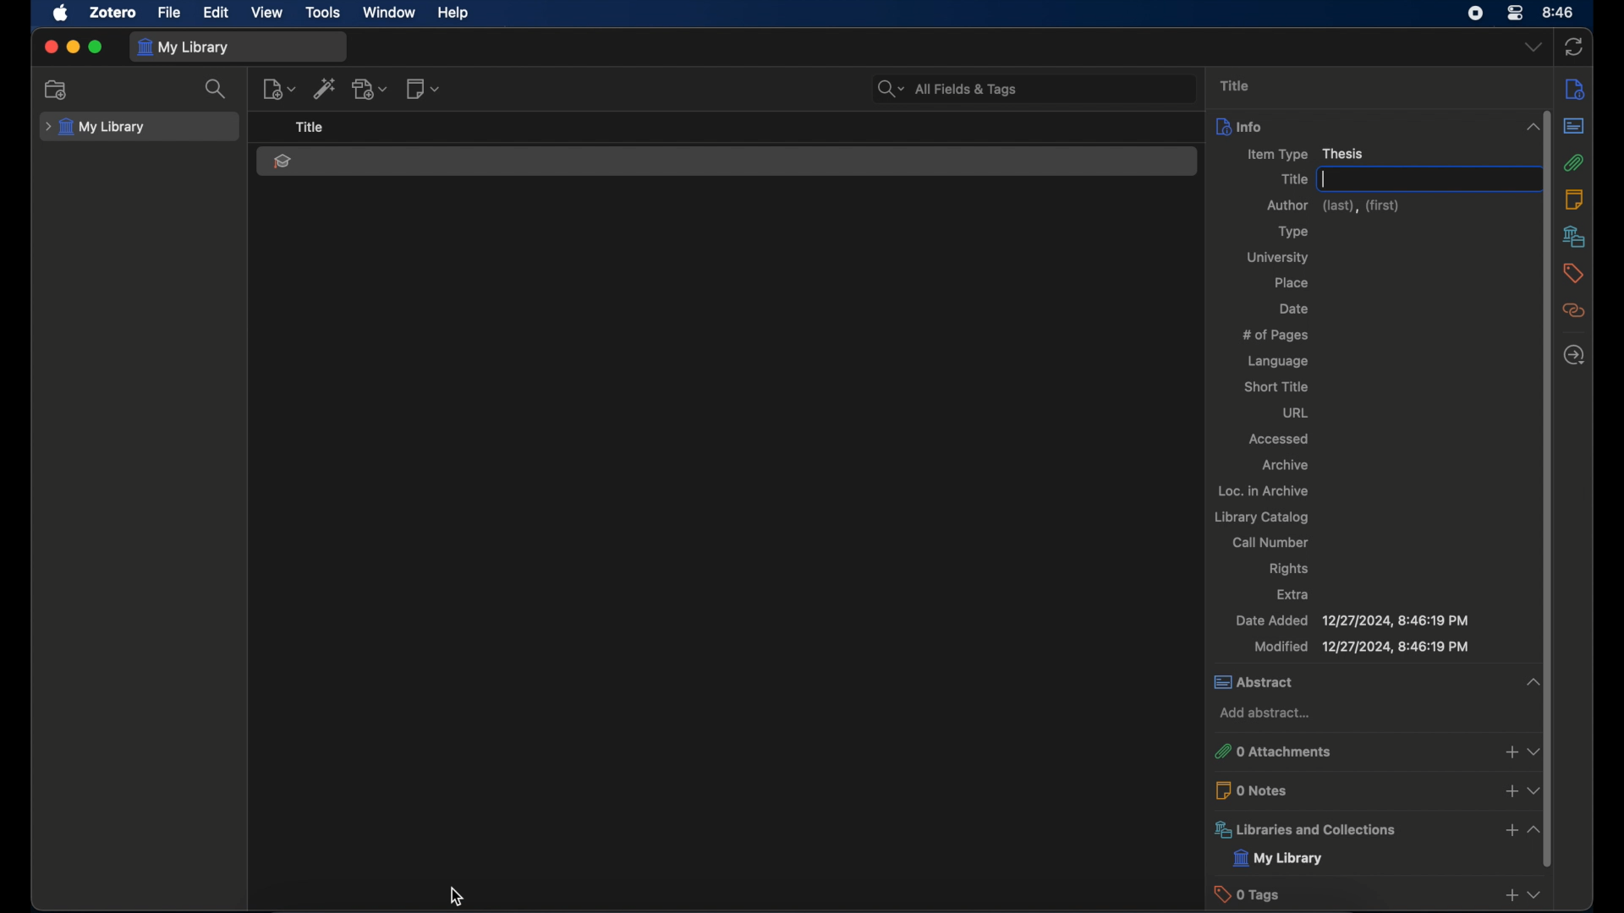 The height and width of the screenshot is (913, 1624). What do you see at coordinates (1295, 413) in the screenshot?
I see `url` at bounding box center [1295, 413].